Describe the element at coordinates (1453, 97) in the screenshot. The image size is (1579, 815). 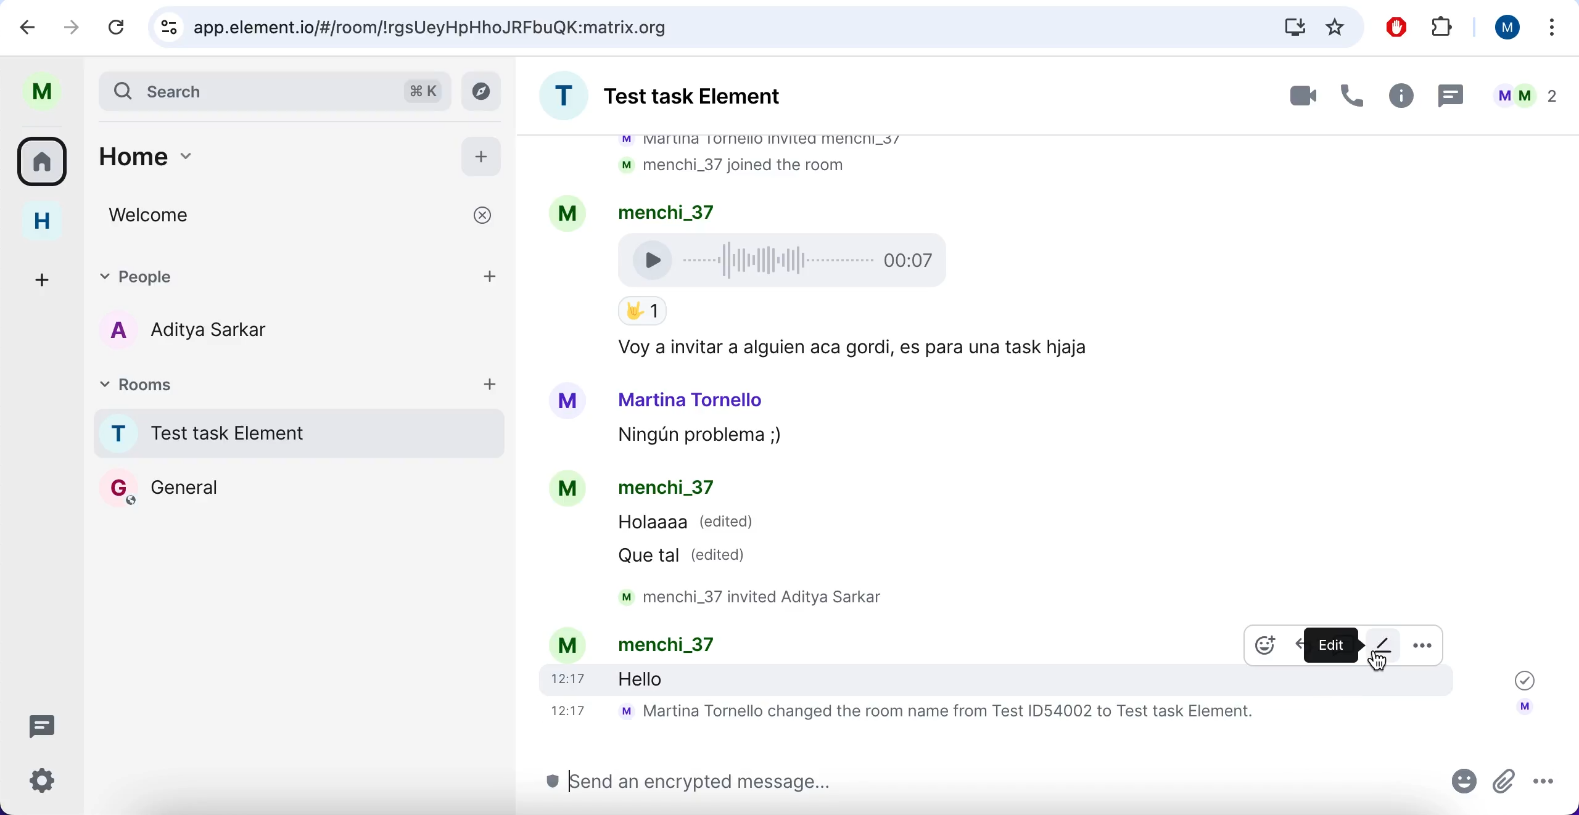
I see `message` at that location.